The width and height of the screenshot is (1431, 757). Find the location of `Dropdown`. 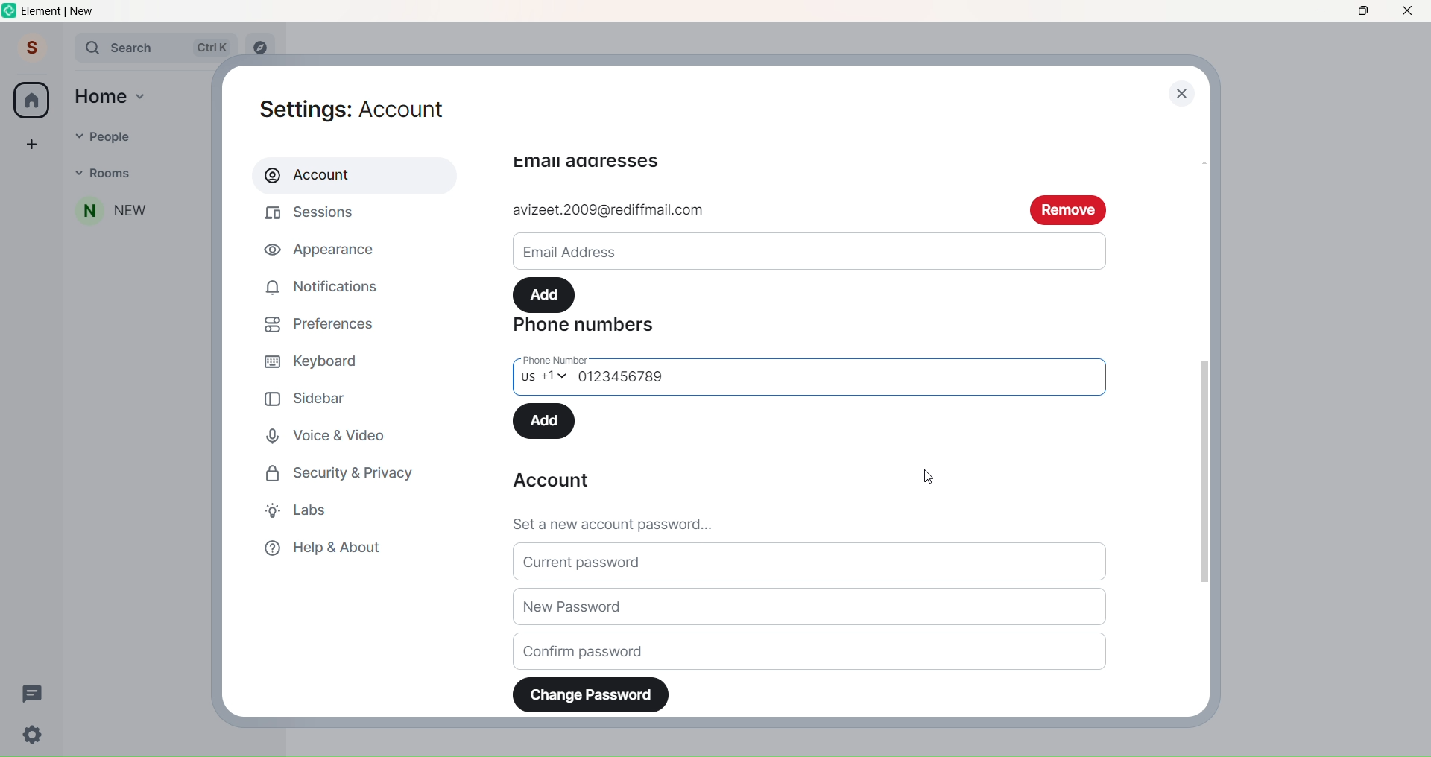

Dropdown is located at coordinates (75, 135).